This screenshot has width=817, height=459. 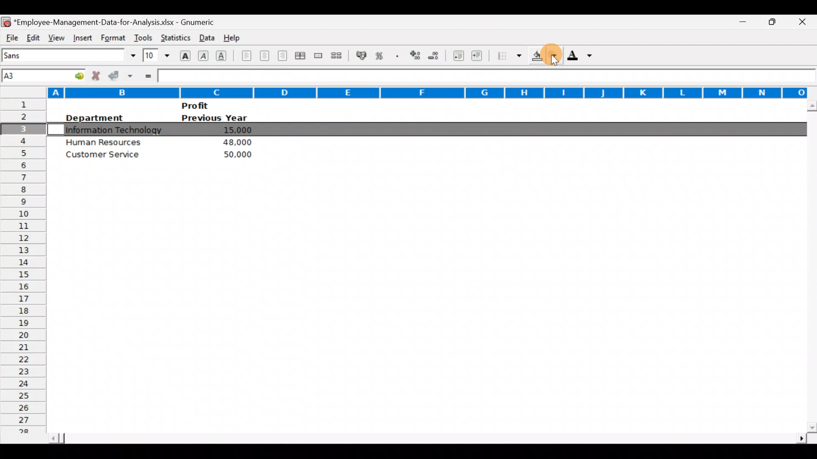 What do you see at coordinates (70, 55) in the screenshot?
I see `Font name` at bounding box center [70, 55].